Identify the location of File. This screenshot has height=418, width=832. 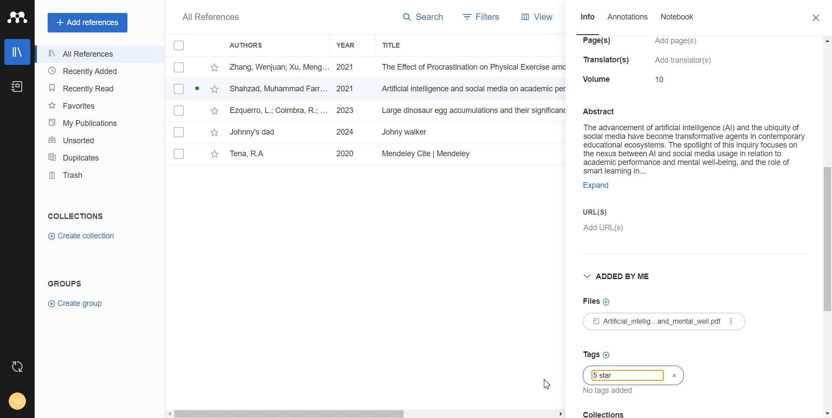
(364, 132).